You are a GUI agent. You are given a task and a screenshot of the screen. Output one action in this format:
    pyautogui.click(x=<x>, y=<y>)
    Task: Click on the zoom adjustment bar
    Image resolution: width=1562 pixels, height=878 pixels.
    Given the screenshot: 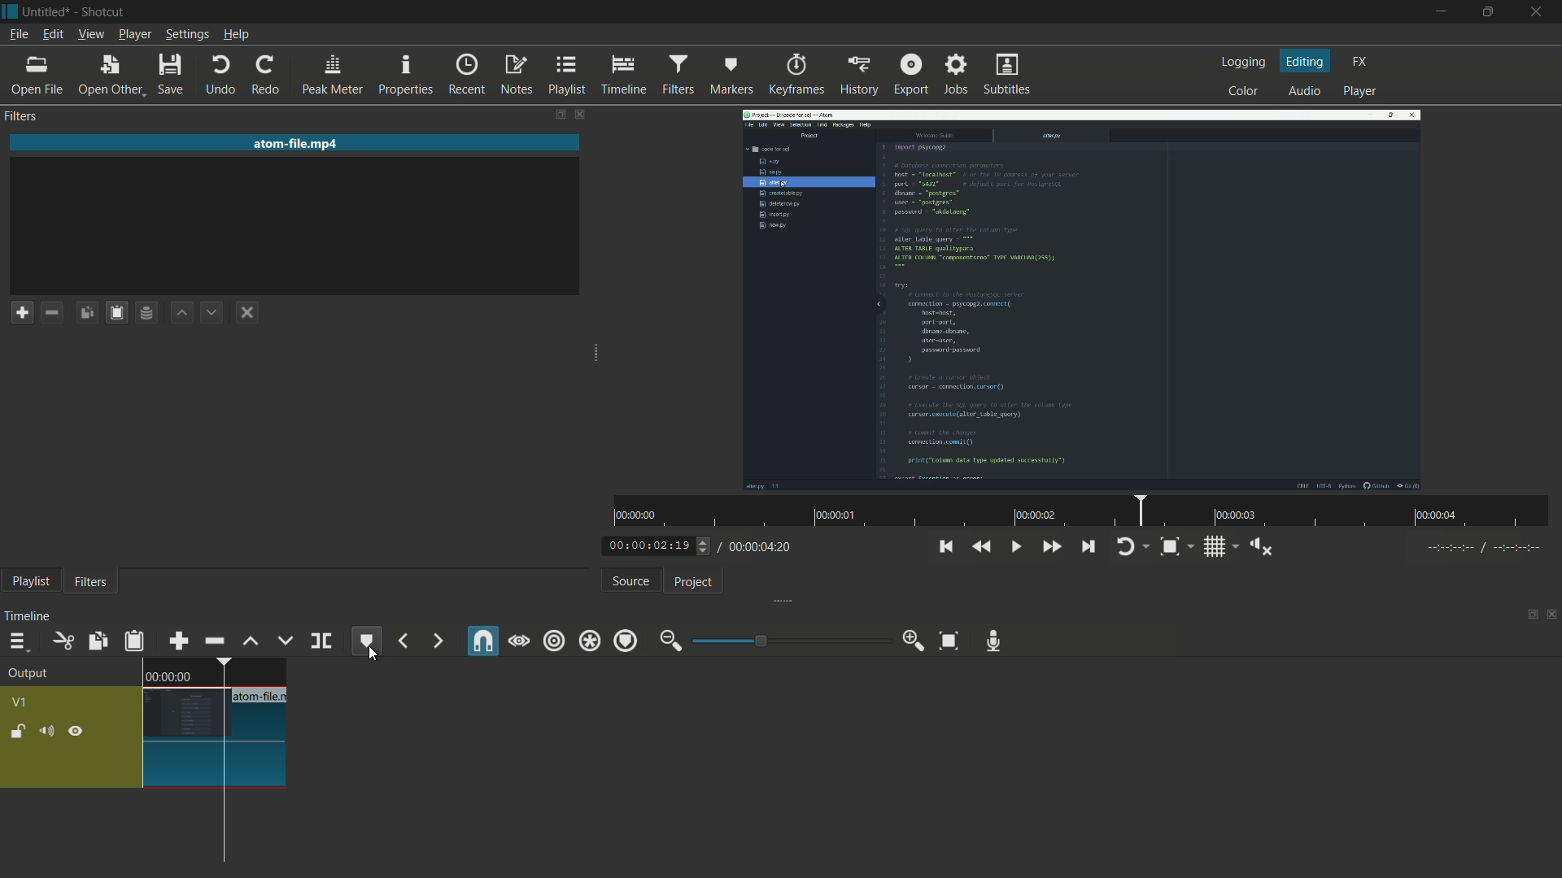 What is the action you would take?
    pyautogui.click(x=790, y=641)
    